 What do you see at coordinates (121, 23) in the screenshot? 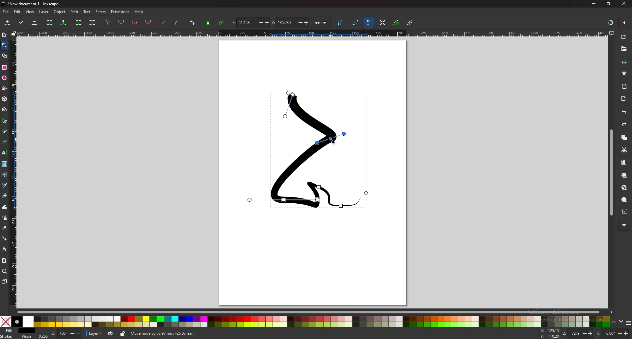
I see `smooth` at bounding box center [121, 23].